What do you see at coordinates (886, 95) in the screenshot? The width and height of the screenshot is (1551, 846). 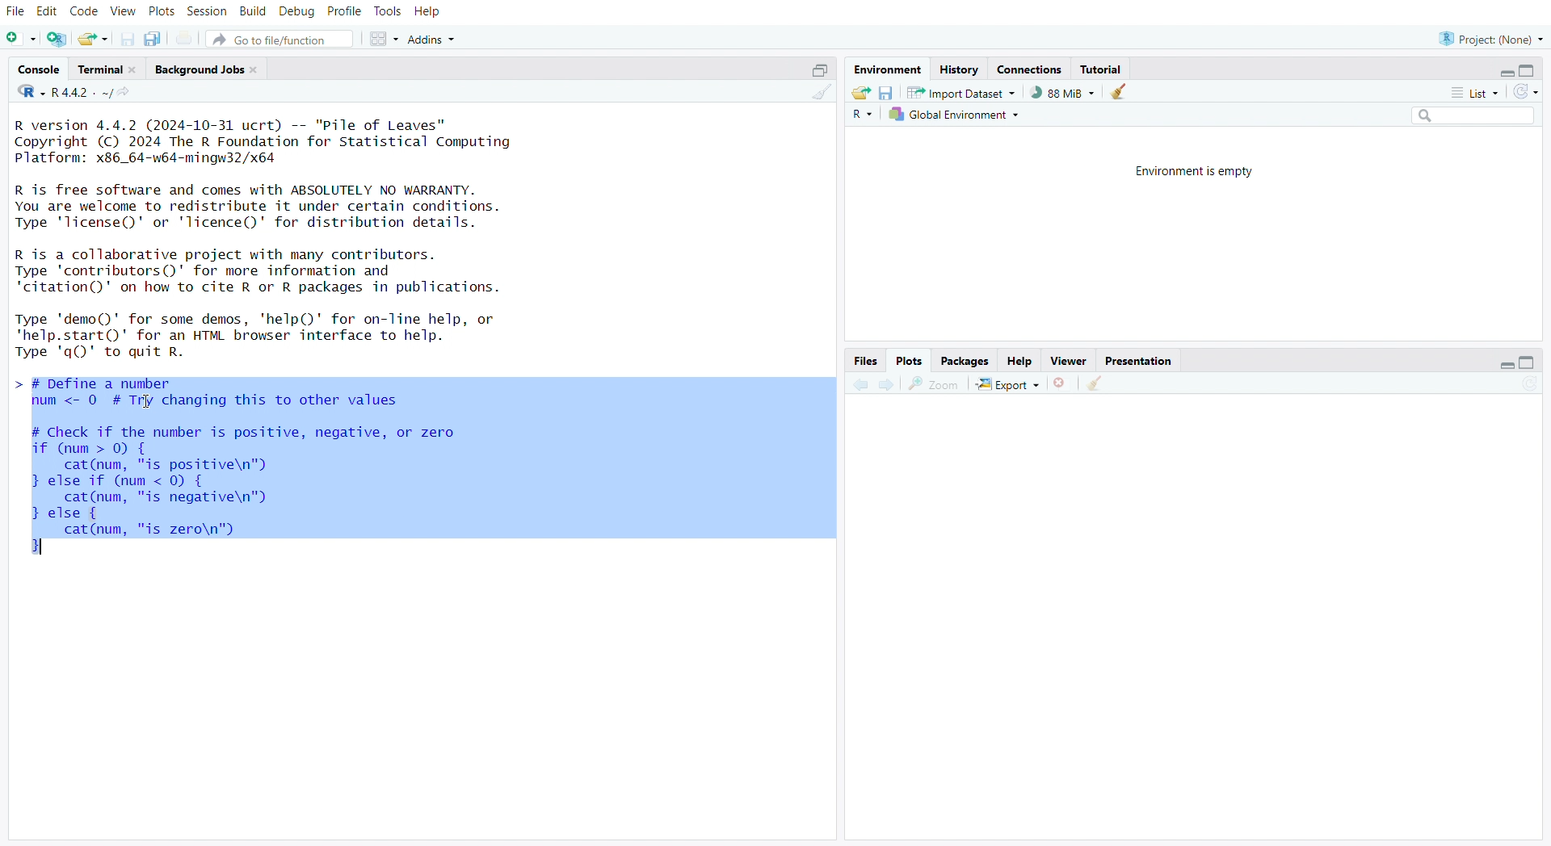 I see `save workspace` at bounding box center [886, 95].